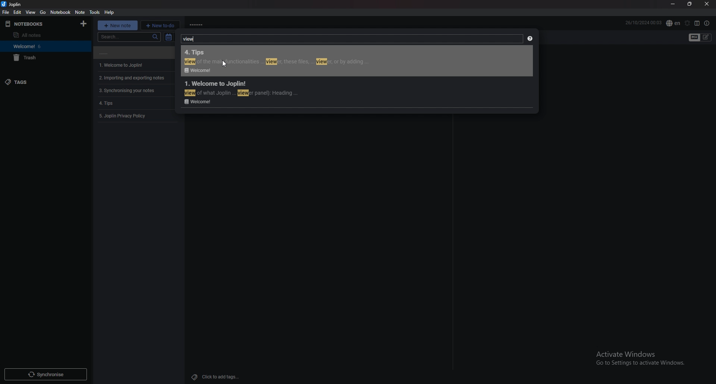 The height and width of the screenshot is (384, 716). Describe the element at coordinates (695, 38) in the screenshot. I see `toggle editors` at that location.